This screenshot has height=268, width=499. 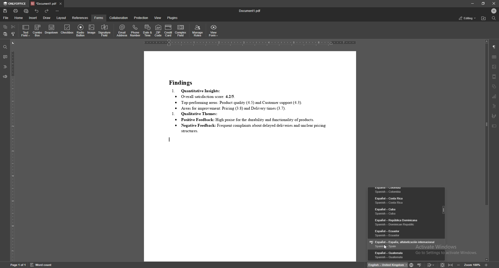 What do you see at coordinates (181, 31) in the screenshot?
I see `complex field` at bounding box center [181, 31].